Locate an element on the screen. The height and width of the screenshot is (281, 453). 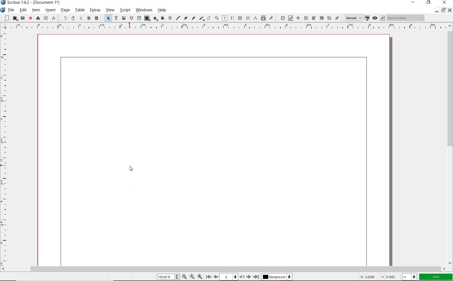
copy item properties is located at coordinates (263, 18).